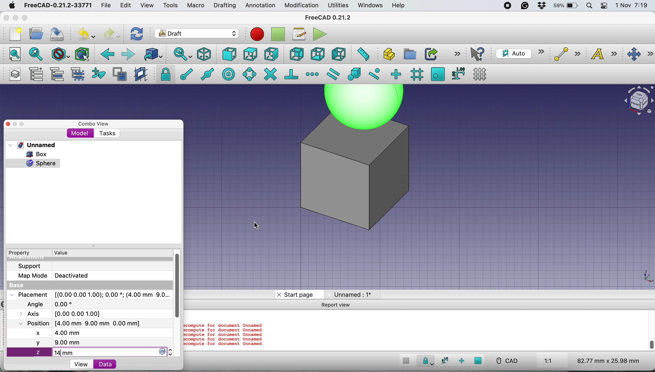  I want to click on backward, so click(106, 54).